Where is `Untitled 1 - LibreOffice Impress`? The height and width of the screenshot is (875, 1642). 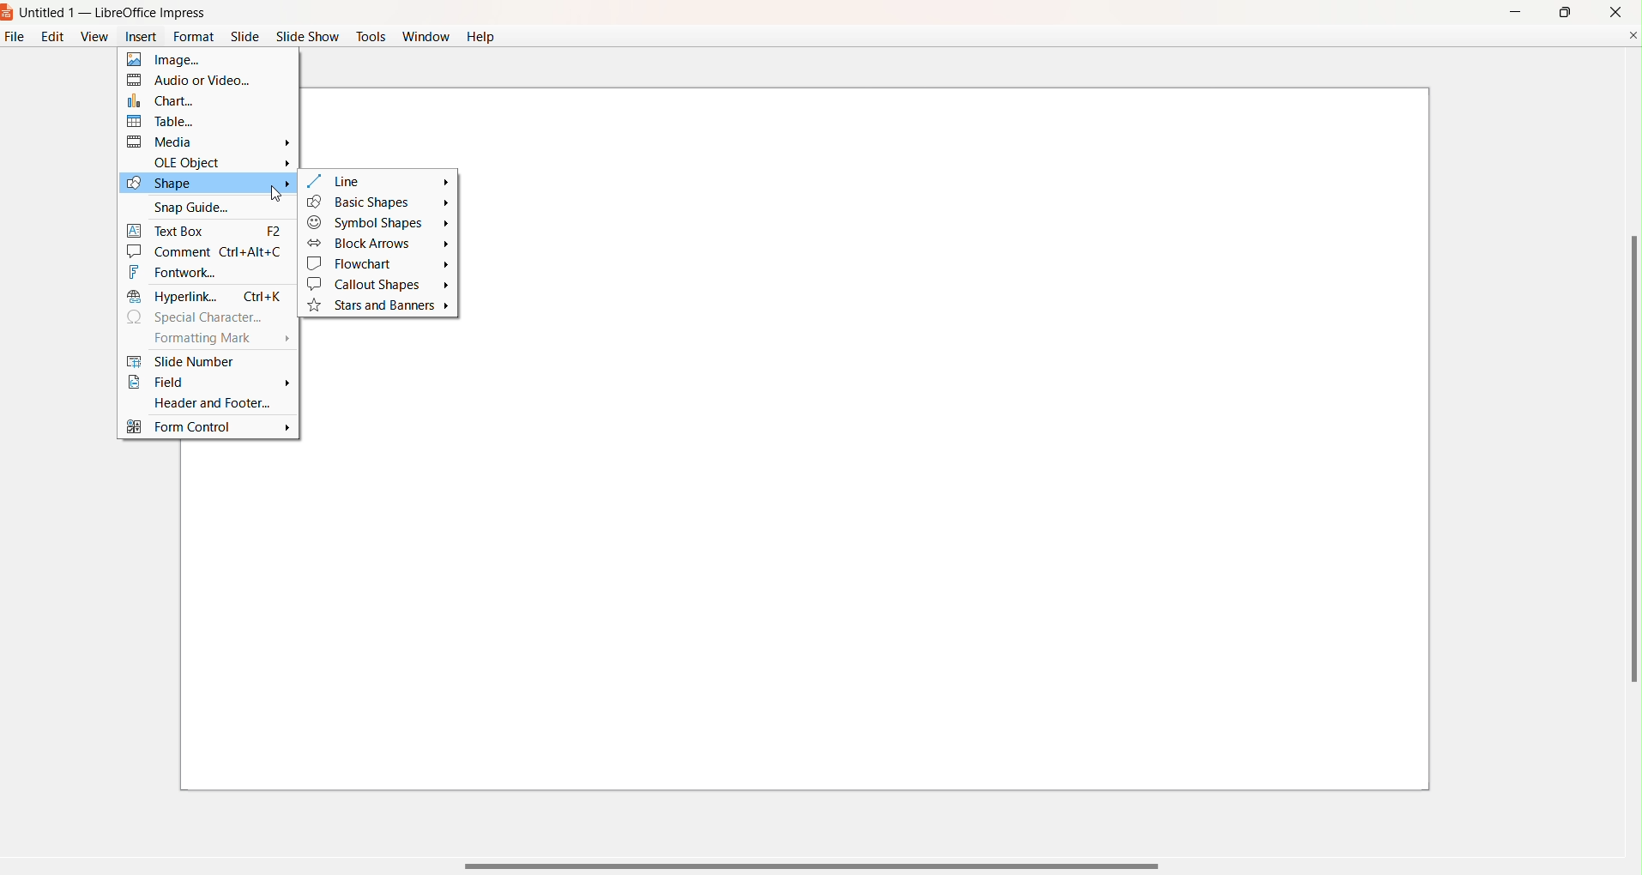 Untitled 1 - LibreOffice Impress is located at coordinates (115, 14).